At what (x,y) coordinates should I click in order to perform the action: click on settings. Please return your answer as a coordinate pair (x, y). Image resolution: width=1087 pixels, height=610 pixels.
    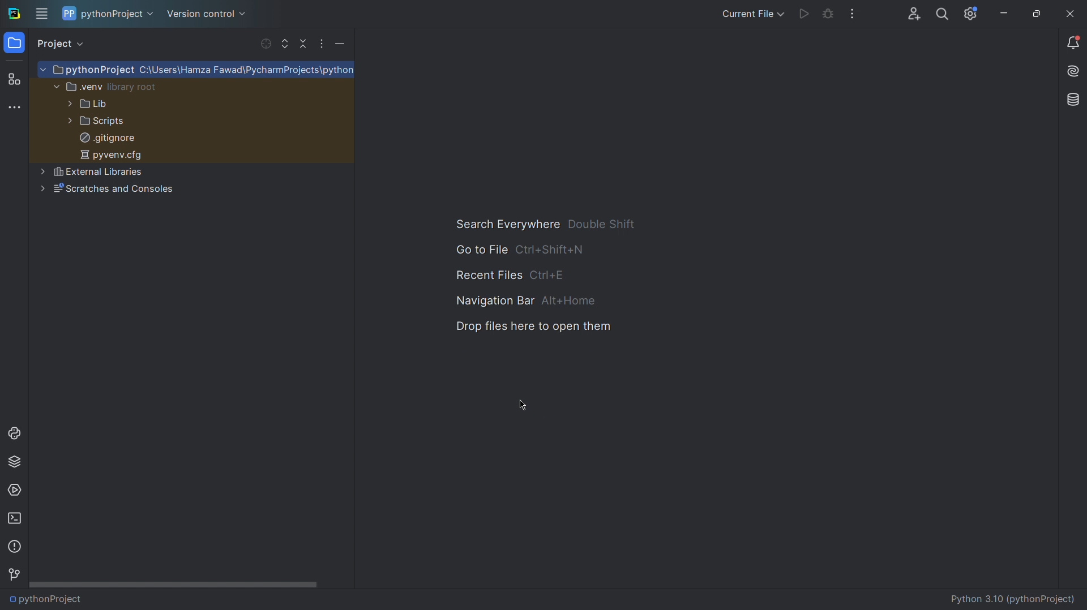
    Looking at the image, I should click on (971, 15).